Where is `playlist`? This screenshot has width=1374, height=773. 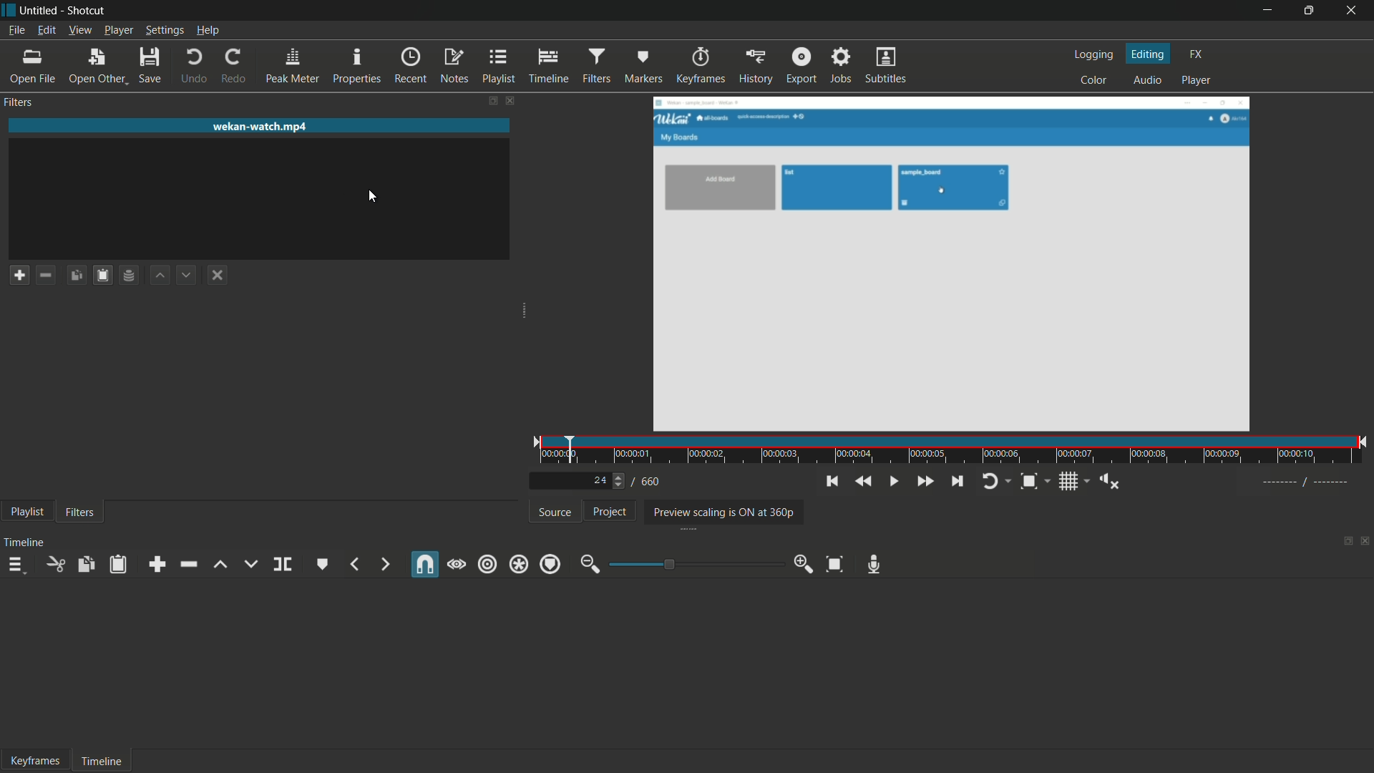 playlist is located at coordinates (499, 66).